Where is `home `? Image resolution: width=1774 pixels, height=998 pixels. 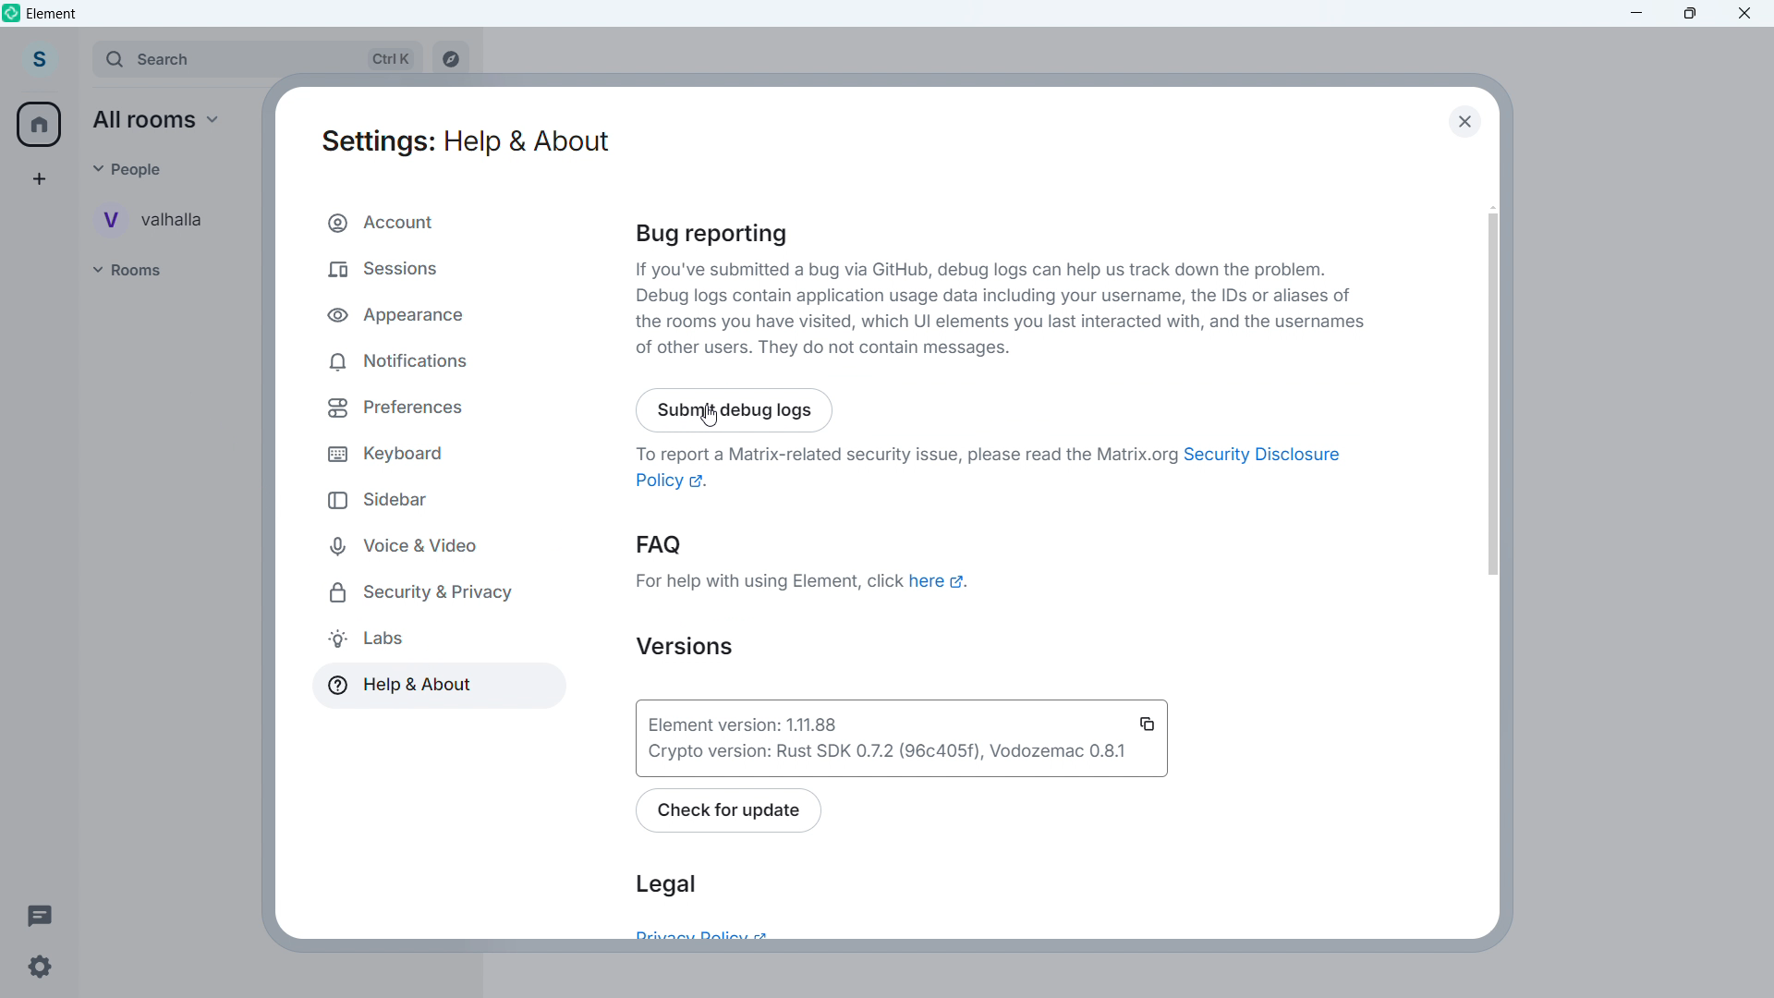 home  is located at coordinates (41, 125).